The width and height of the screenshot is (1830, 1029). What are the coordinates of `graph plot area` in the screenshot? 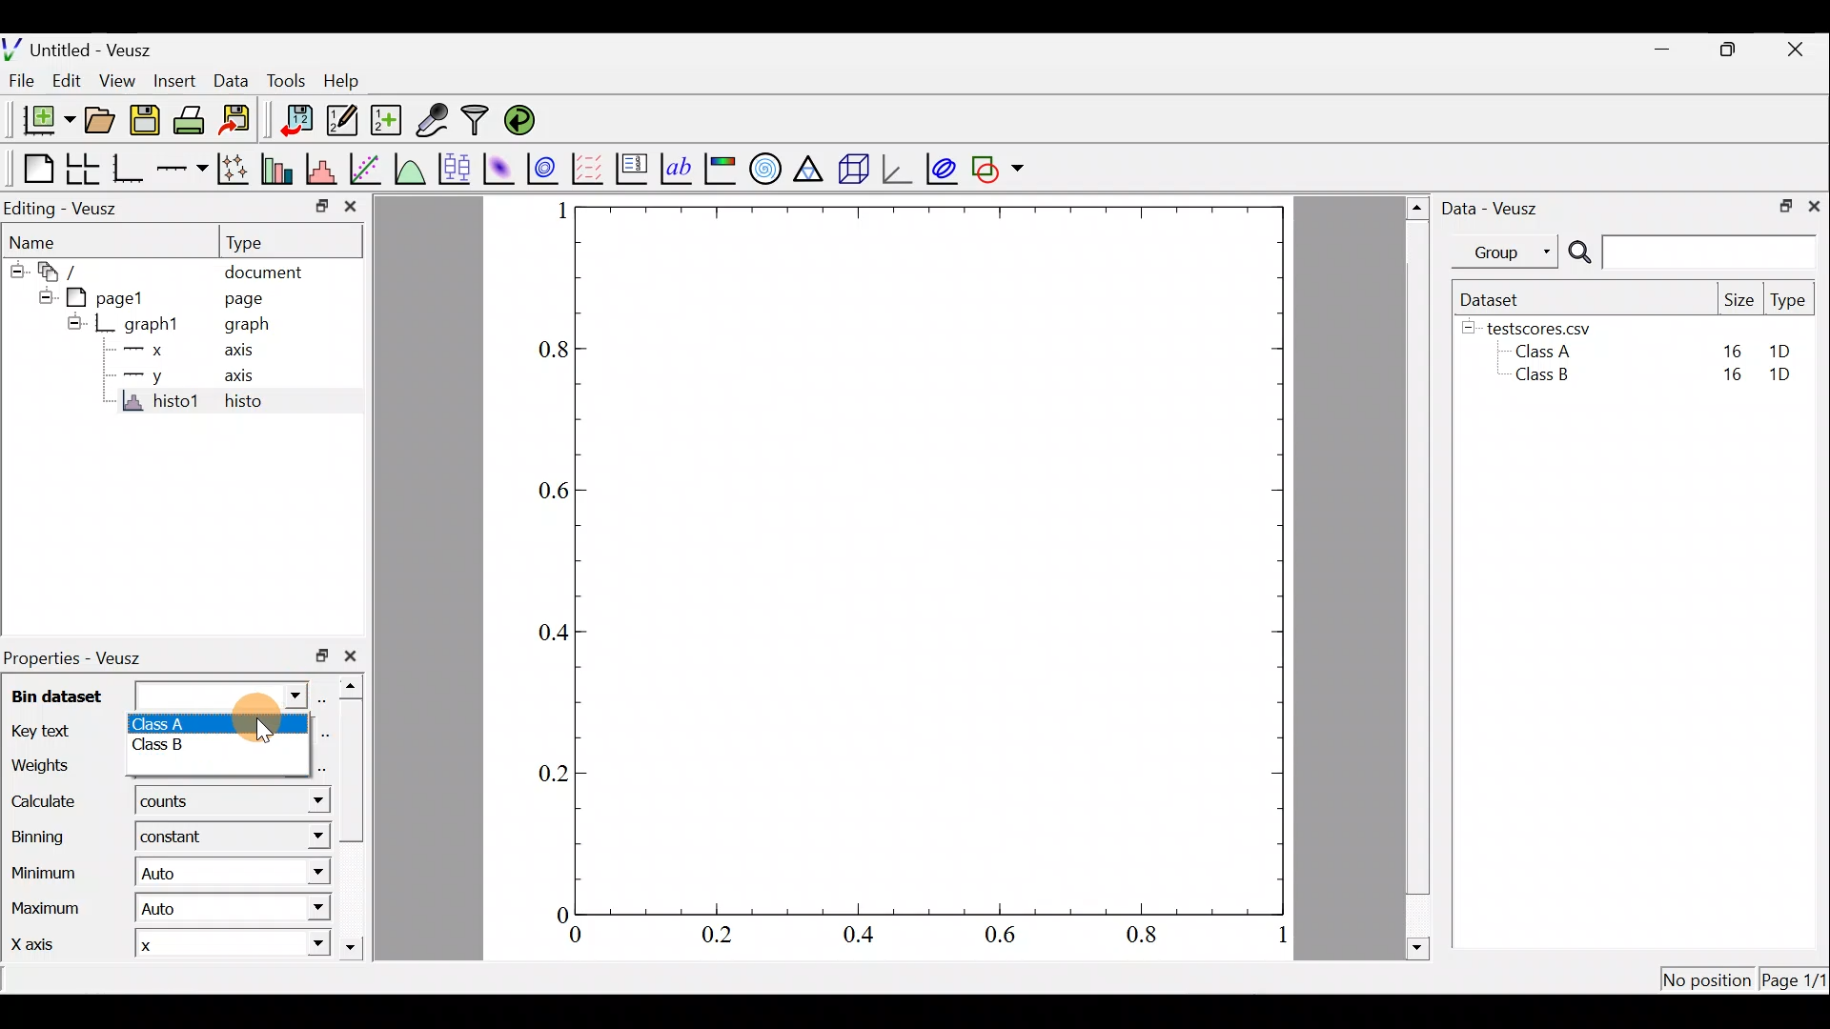 It's located at (949, 558).